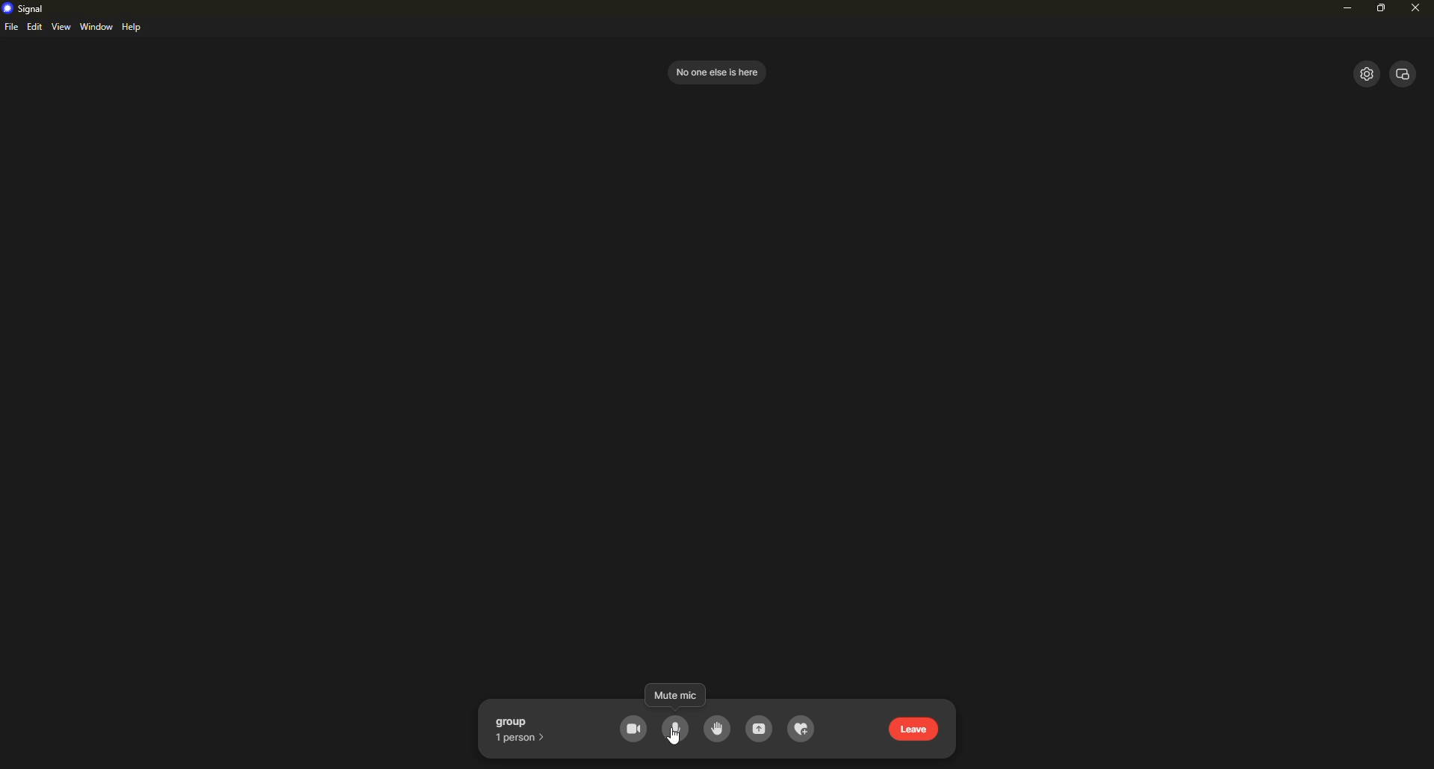 This screenshot has height=769, width=1434. What do you see at coordinates (134, 28) in the screenshot?
I see `help` at bounding box center [134, 28].